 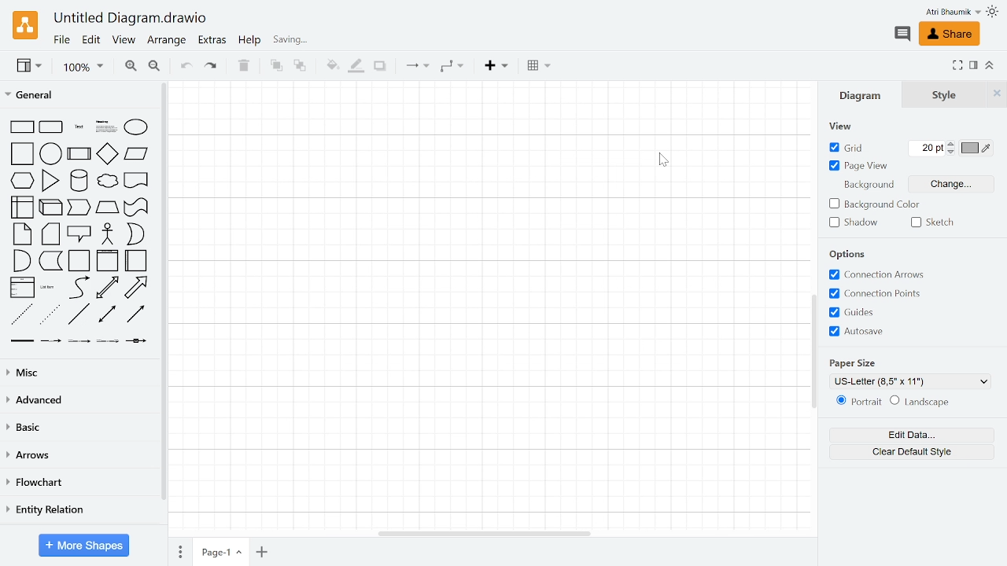 What do you see at coordinates (186, 68) in the screenshot?
I see `Undo` at bounding box center [186, 68].